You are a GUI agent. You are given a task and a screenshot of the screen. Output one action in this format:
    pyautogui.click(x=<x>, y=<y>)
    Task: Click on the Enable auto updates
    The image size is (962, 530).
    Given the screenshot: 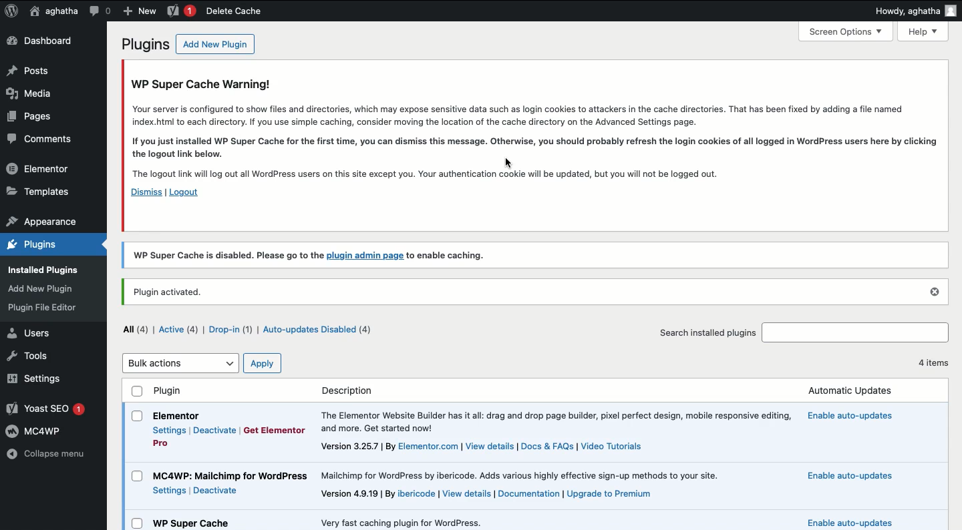 What is the action you would take?
    pyautogui.click(x=848, y=477)
    